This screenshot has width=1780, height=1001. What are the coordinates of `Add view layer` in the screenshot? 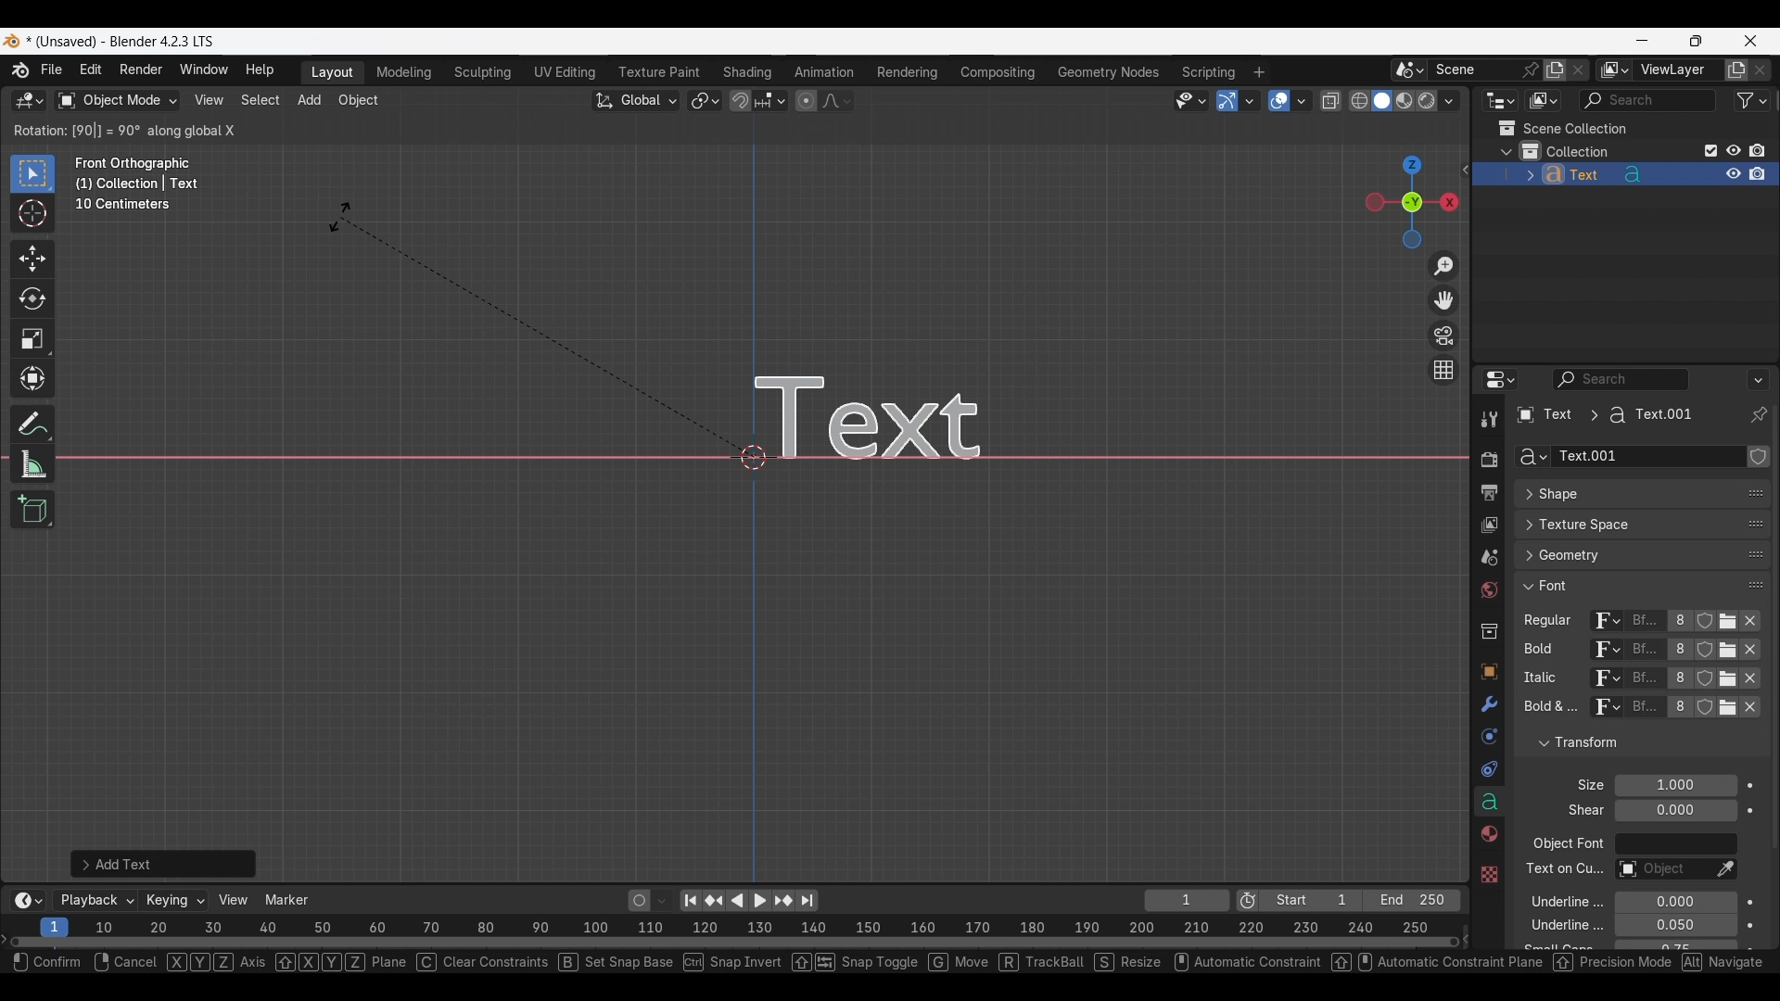 It's located at (1736, 70).